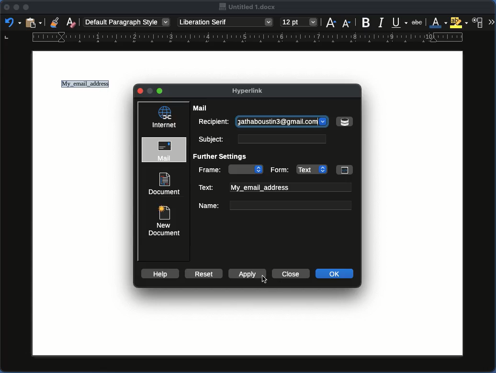 This screenshot has height=373, width=496. I want to click on Size increase, so click(331, 22).